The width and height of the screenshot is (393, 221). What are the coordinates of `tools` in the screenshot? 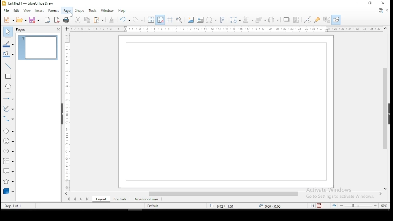 It's located at (93, 10).